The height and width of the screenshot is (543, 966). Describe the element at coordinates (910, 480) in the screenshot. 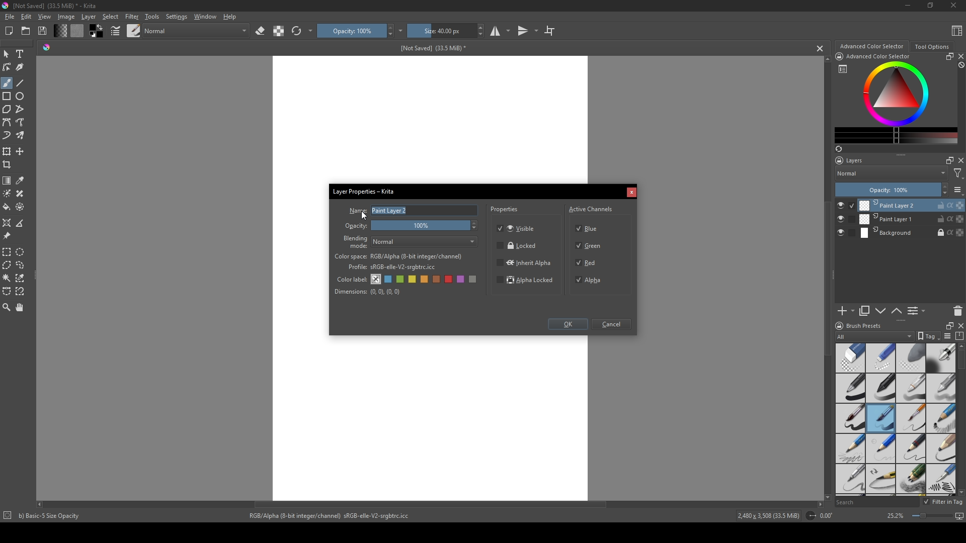

I see `pencils` at that location.